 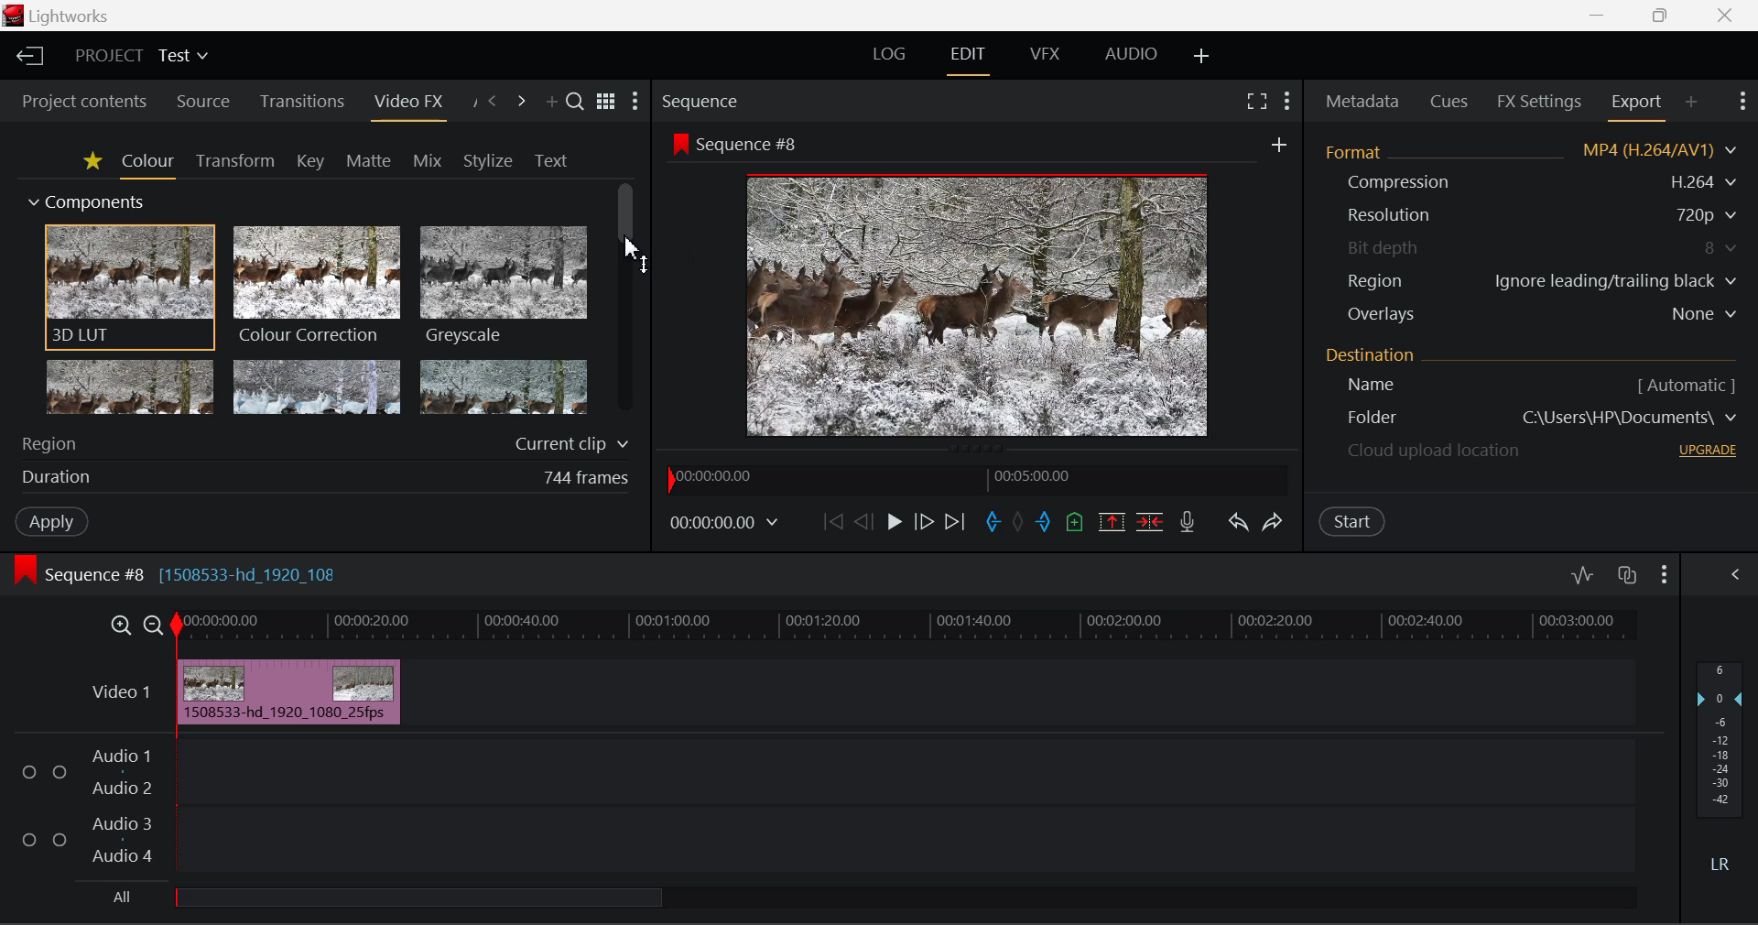 I want to click on Audio 2, so click(x=120, y=787).